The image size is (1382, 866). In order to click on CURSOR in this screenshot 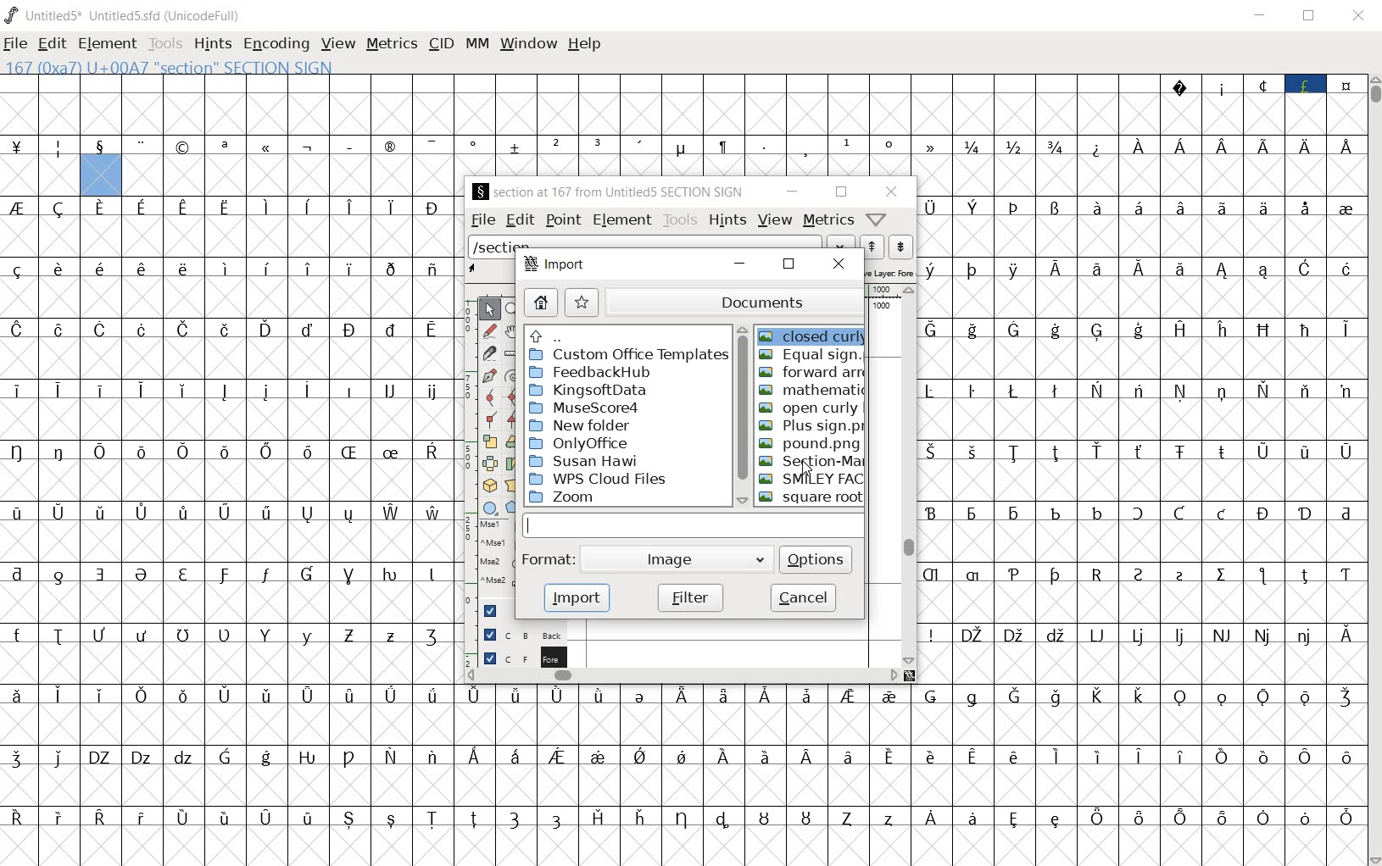, I will do `click(805, 465)`.